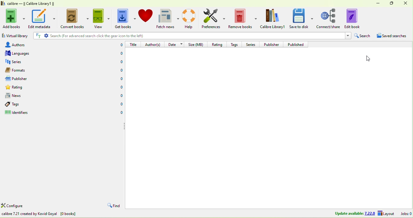 The height and width of the screenshot is (218, 413). Describe the element at coordinates (118, 54) in the screenshot. I see `0` at that location.